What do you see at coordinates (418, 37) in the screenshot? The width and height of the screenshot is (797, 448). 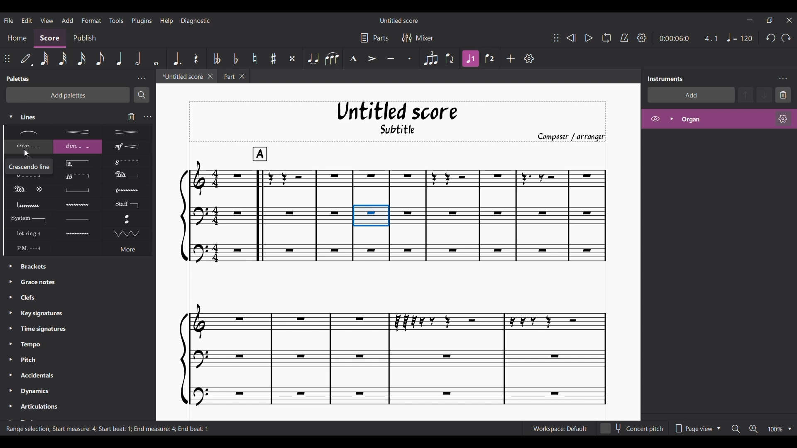 I see `Mixer settings` at bounding box center [418, 37].